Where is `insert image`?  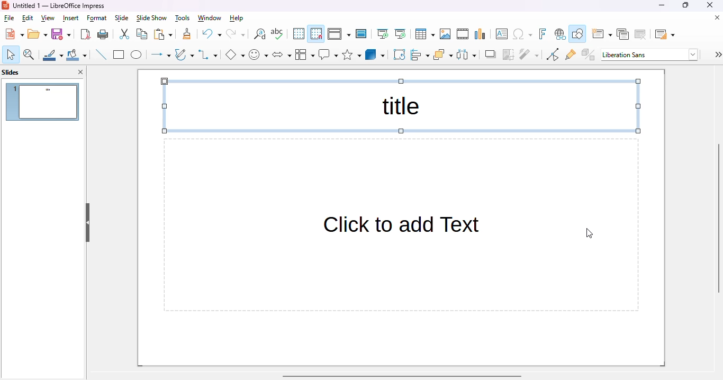
insert image is located at coordinates (445, 34).